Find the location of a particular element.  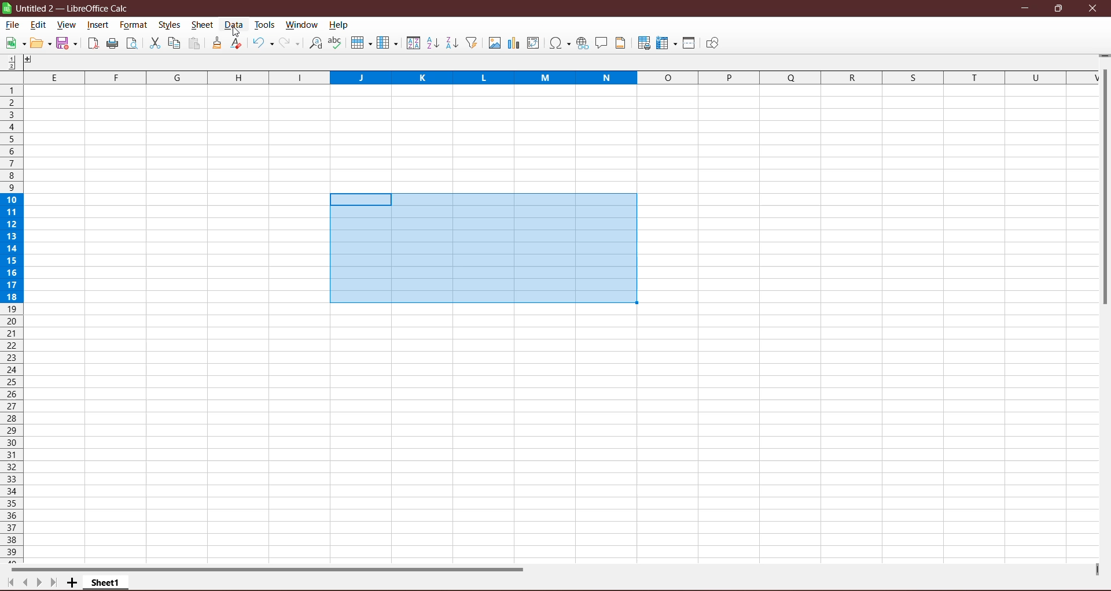

Copy is located at coordinates (174, 43).